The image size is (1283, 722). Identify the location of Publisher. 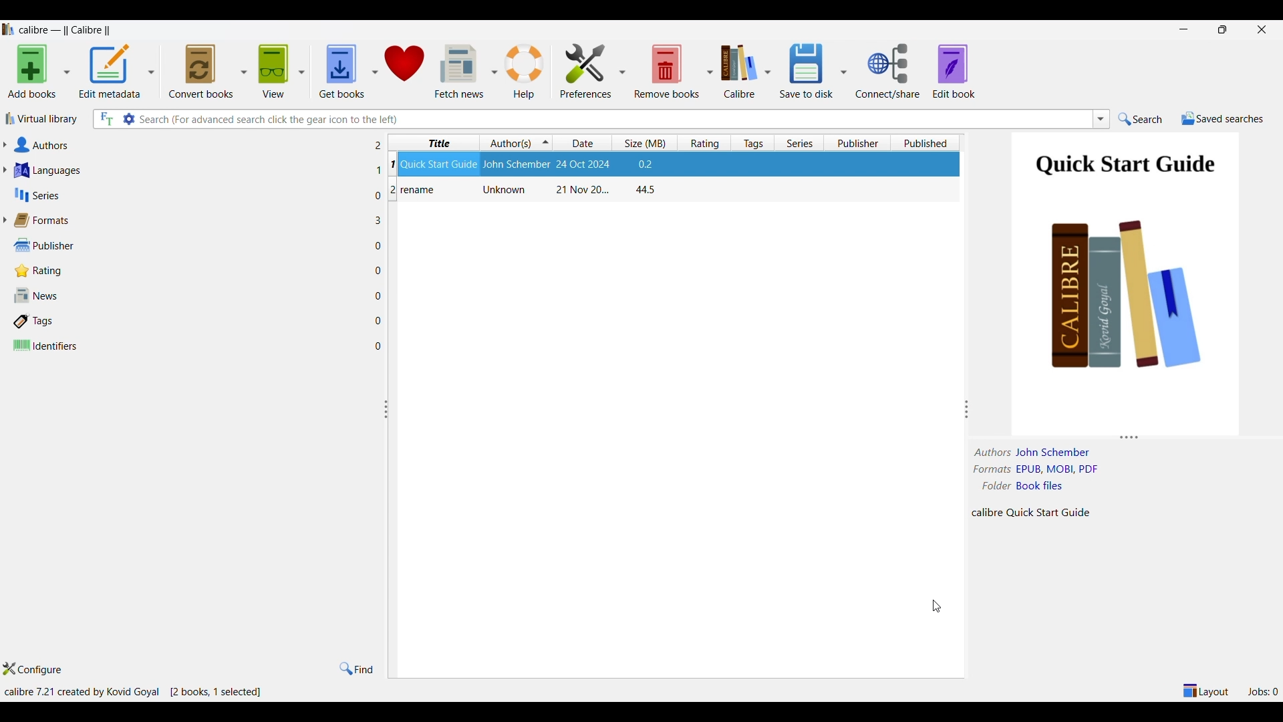
(190, 246).